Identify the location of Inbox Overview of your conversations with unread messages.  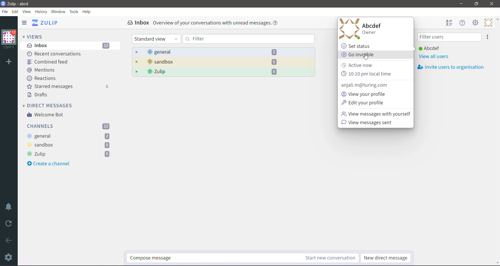
(203, 23).